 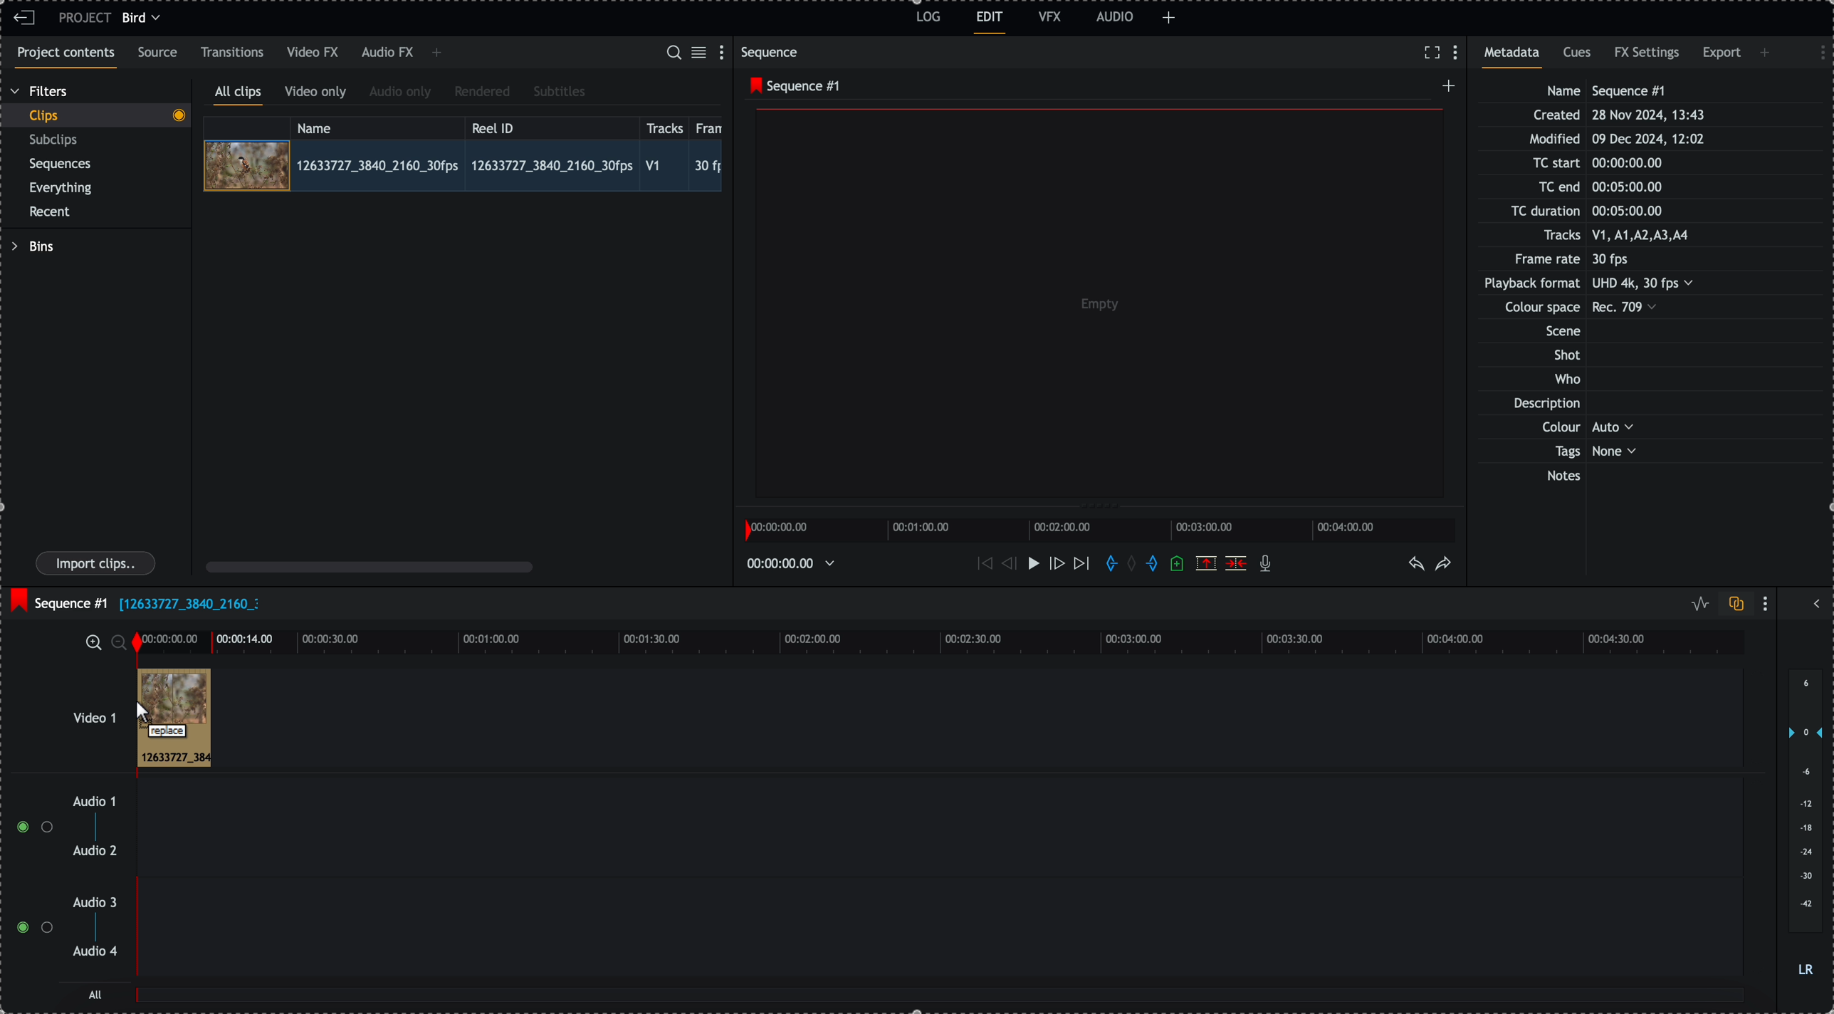 I want to click on add panel, so click(x=436, y=54).